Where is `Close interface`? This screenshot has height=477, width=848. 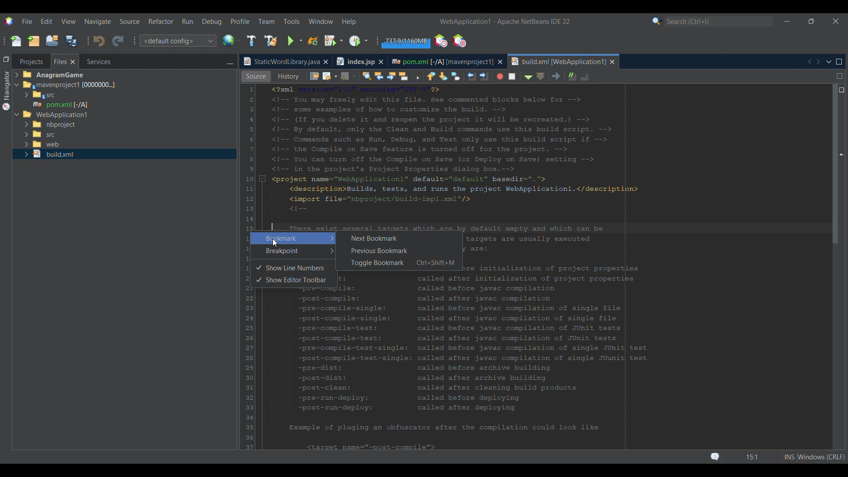
Close interface is located at coordinates (836, 21).